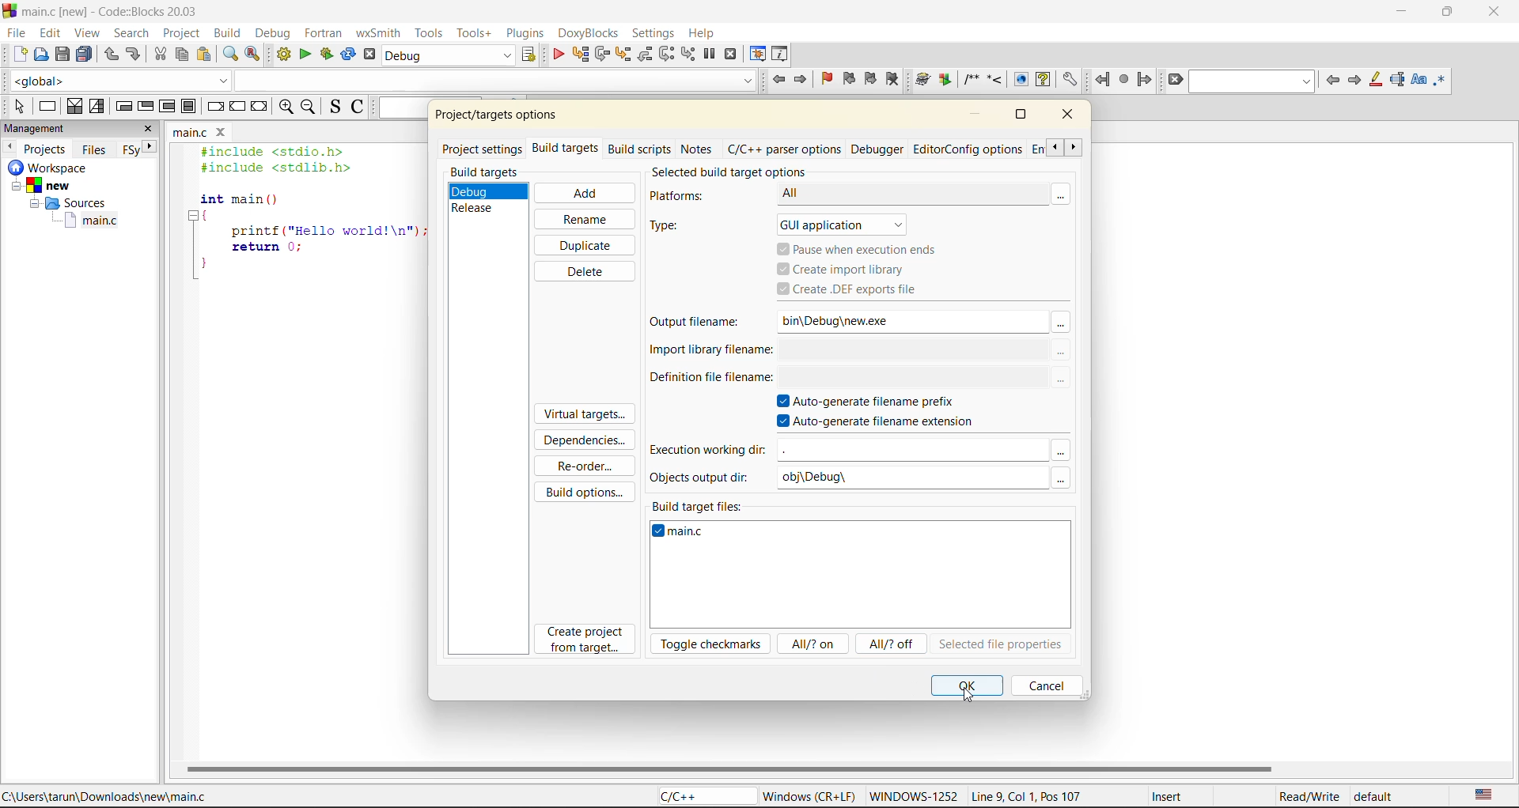 Image resolution: width=1519 pixels, height=808 pixels. I want to click on new, so click(19, 55).